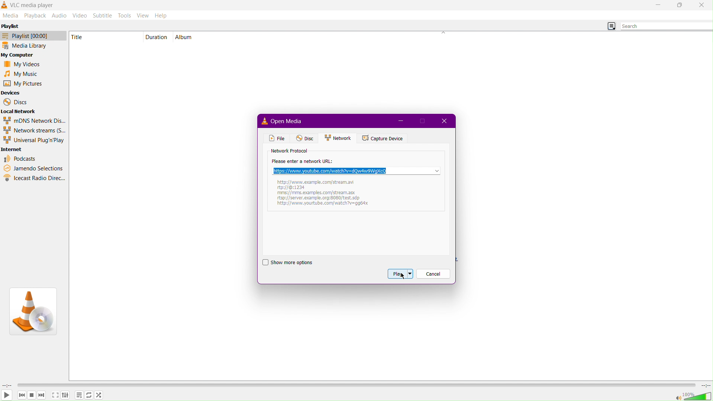 The width and height of the screenshot is (713, 401). I want to click on mDNS Network Distribution, so click(33, 121).